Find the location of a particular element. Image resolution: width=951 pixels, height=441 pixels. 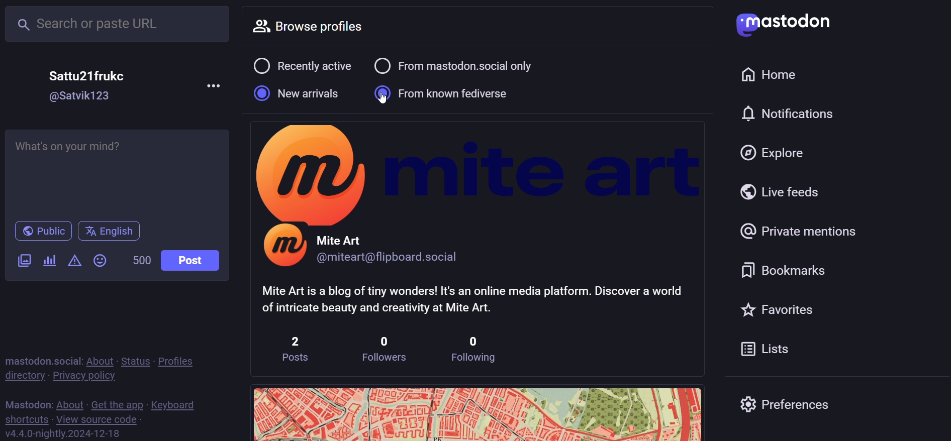

post is located at coordinates (195, 263).